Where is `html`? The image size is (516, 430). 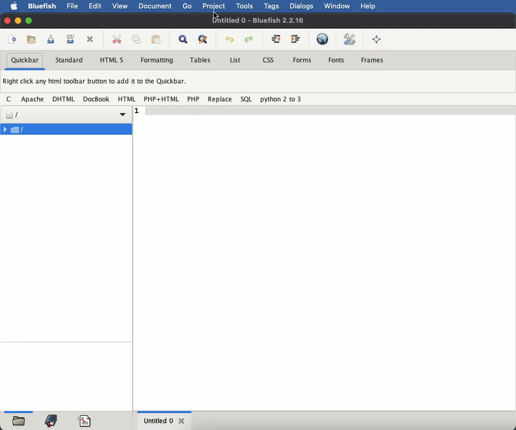 html is located at coordinates (127, 100).